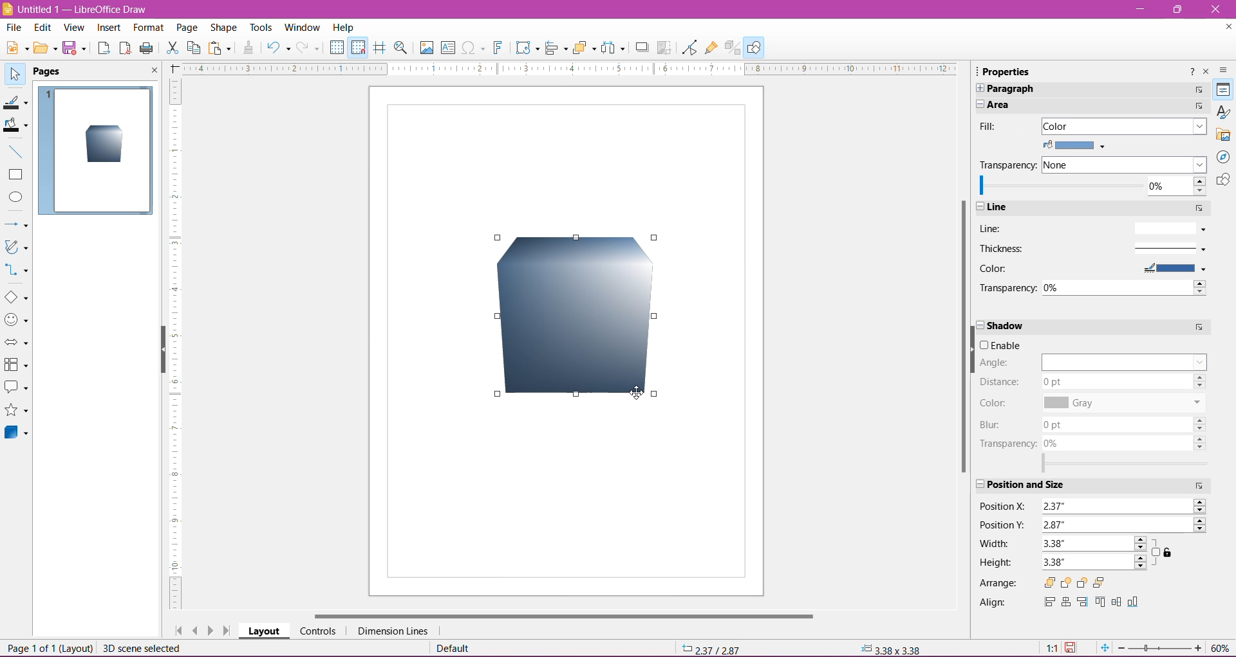  Describe the element at coordinates (151, 71) in the screenshot. I see `Close Pane` at that location.